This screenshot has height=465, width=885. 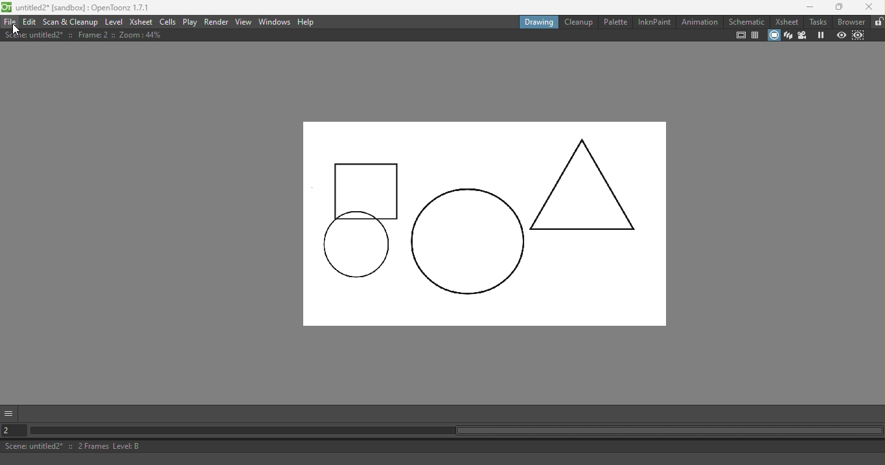 What do you see at coordinates (16, 29) in the screenshot?
I see `Cursor` at bounding box center [16, 29].